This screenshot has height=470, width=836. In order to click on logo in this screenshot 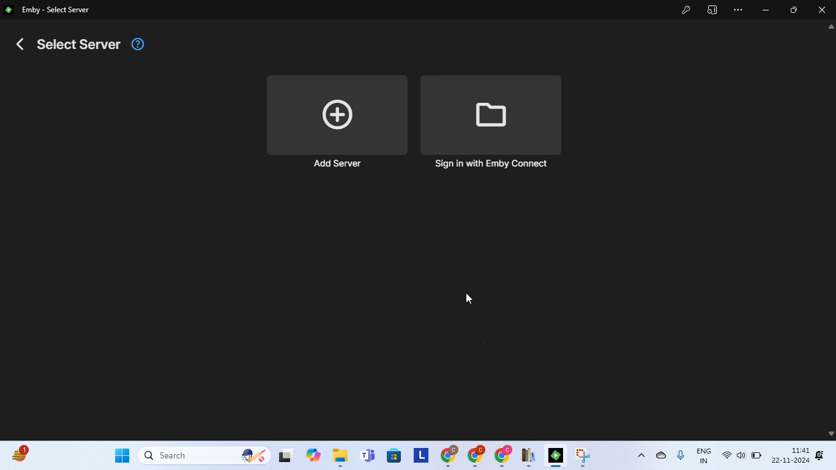, I will do `click(9, 9)`.